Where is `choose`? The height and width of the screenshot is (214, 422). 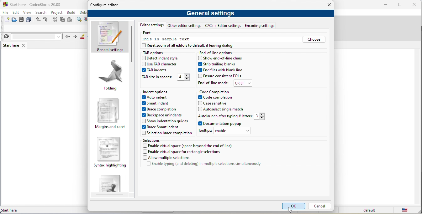 choose is located at coordinates (314, 40).